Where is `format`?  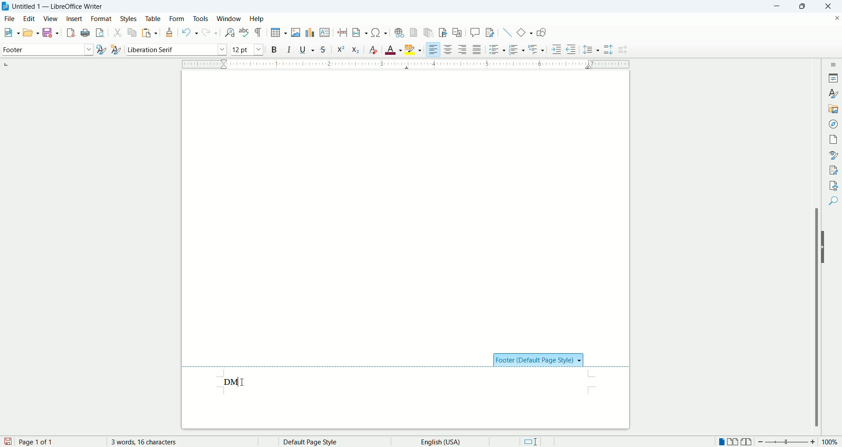
format is located at coordinates (101, 19).